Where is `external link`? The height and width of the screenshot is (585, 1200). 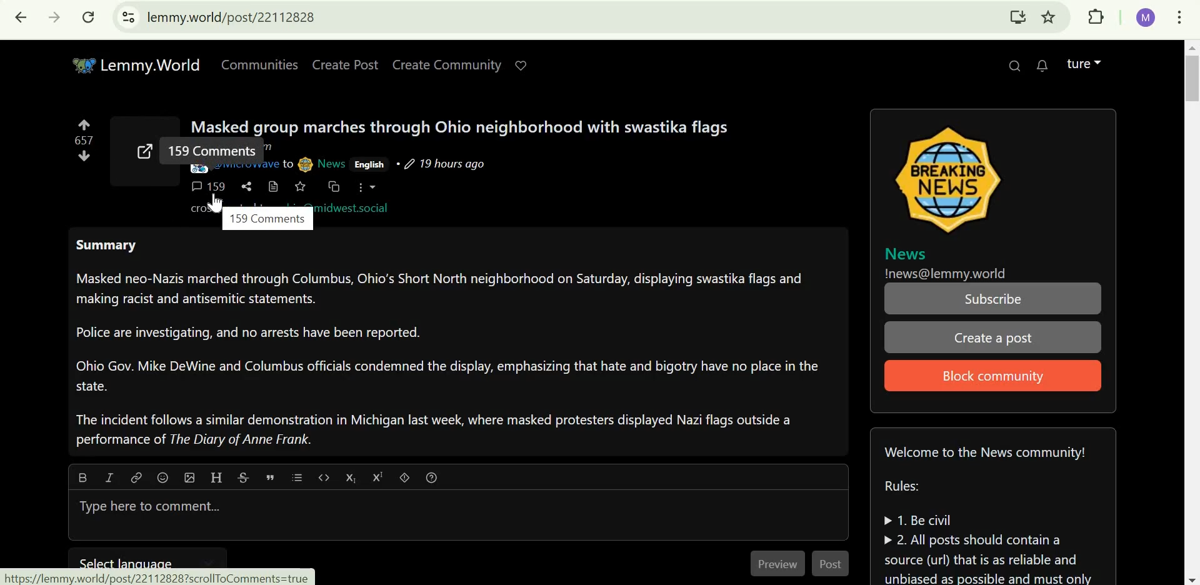
external link is located at coordinates (147, 150).